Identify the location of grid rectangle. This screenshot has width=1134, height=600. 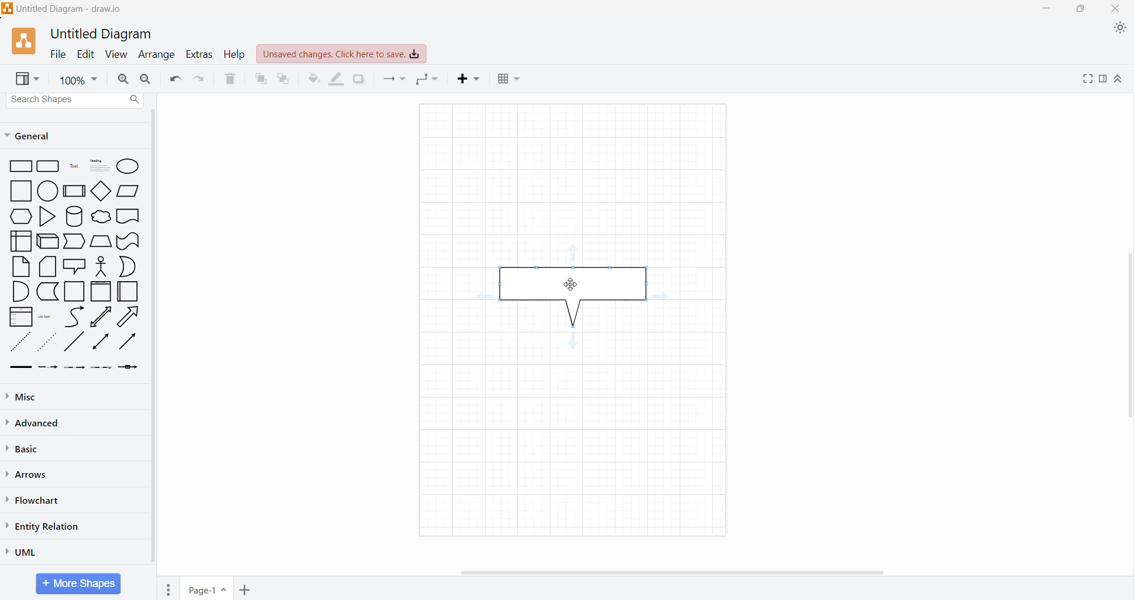
(48, 167).